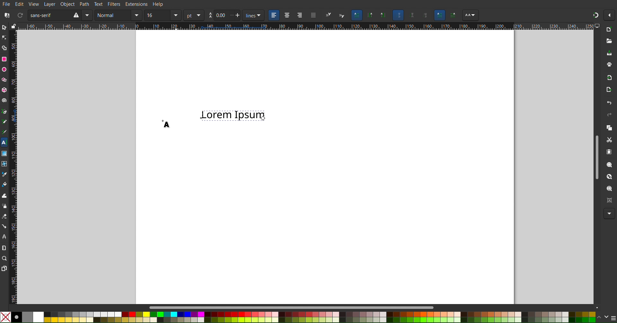 Image resolution: width=617 pixels, height=323 pixels. What do you see at coordinates (233, 117) in the screenshot?
I see `Selected text (large font)` at bounding box center [233, 117].